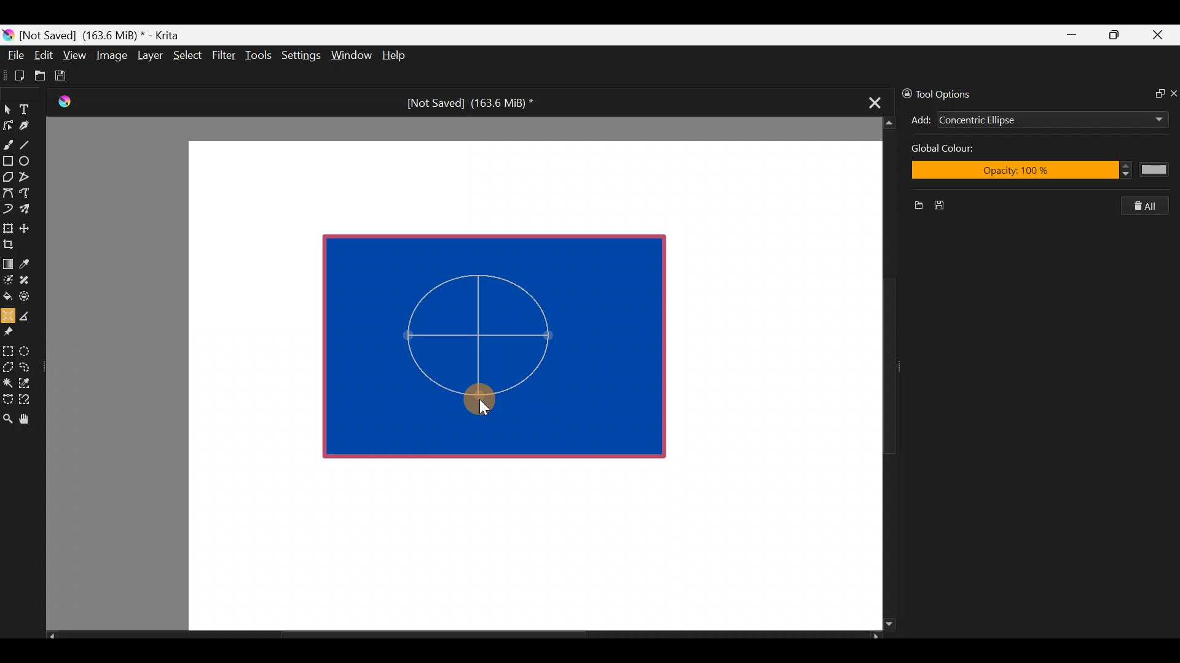 The height and width of the screenshot is (663, 1180). Describe the element at coordinates (7, 260) in the screenshot. I see `Draw a gradient` at that location.